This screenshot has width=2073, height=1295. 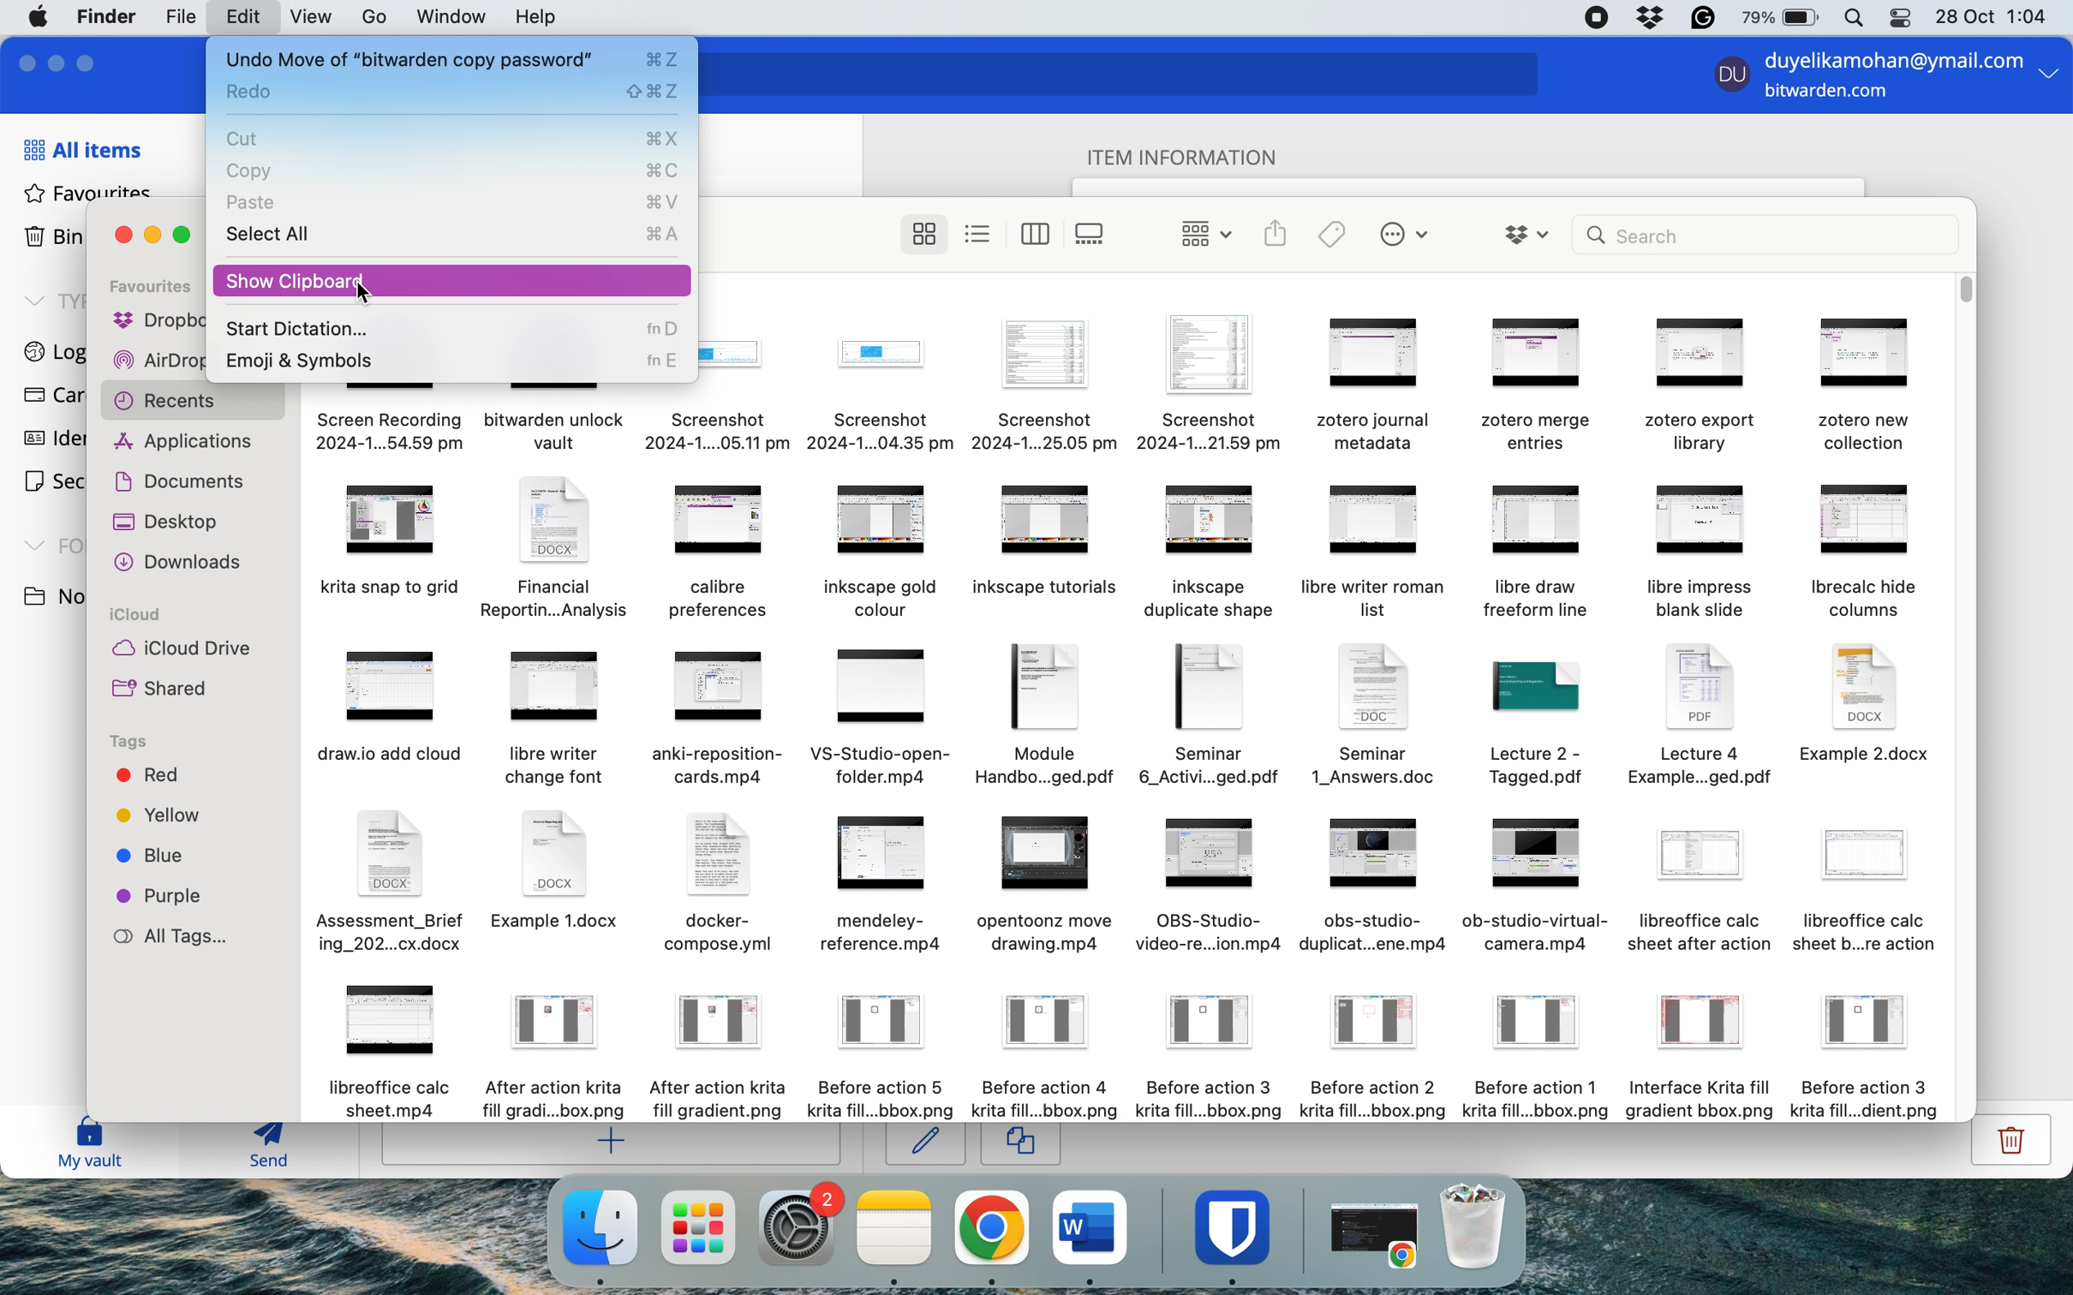 What do you see at coordinates (597, 1228) in the screenshot?
I see `finder` at bounding box center [597, 1228].